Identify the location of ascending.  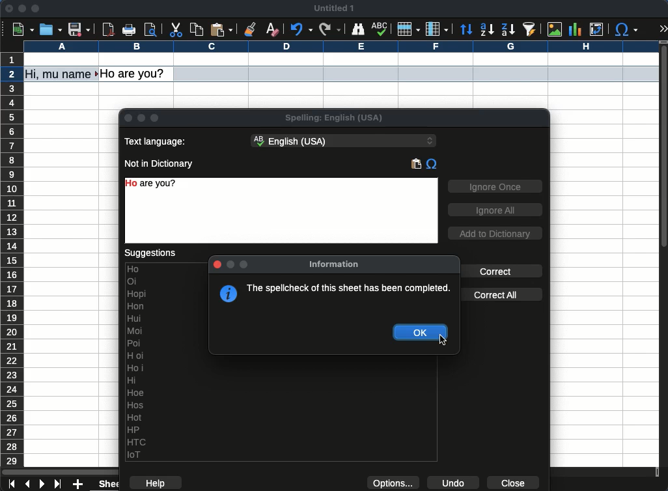
(487, 29).